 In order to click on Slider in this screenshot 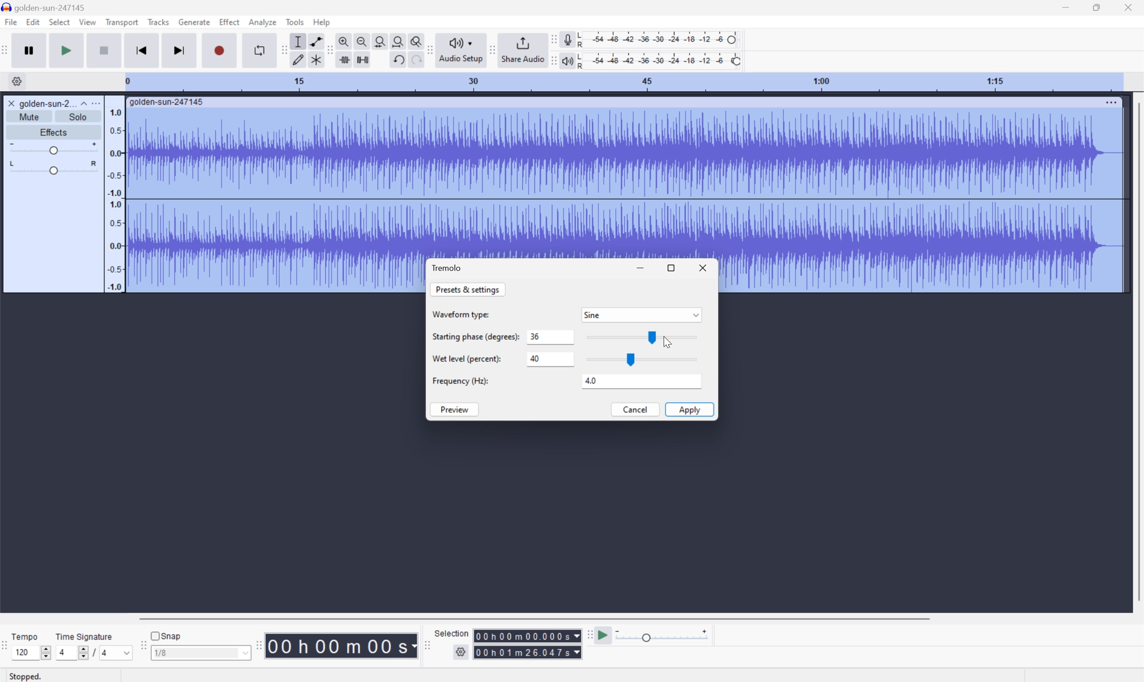, I will do `click(50, 168)`.